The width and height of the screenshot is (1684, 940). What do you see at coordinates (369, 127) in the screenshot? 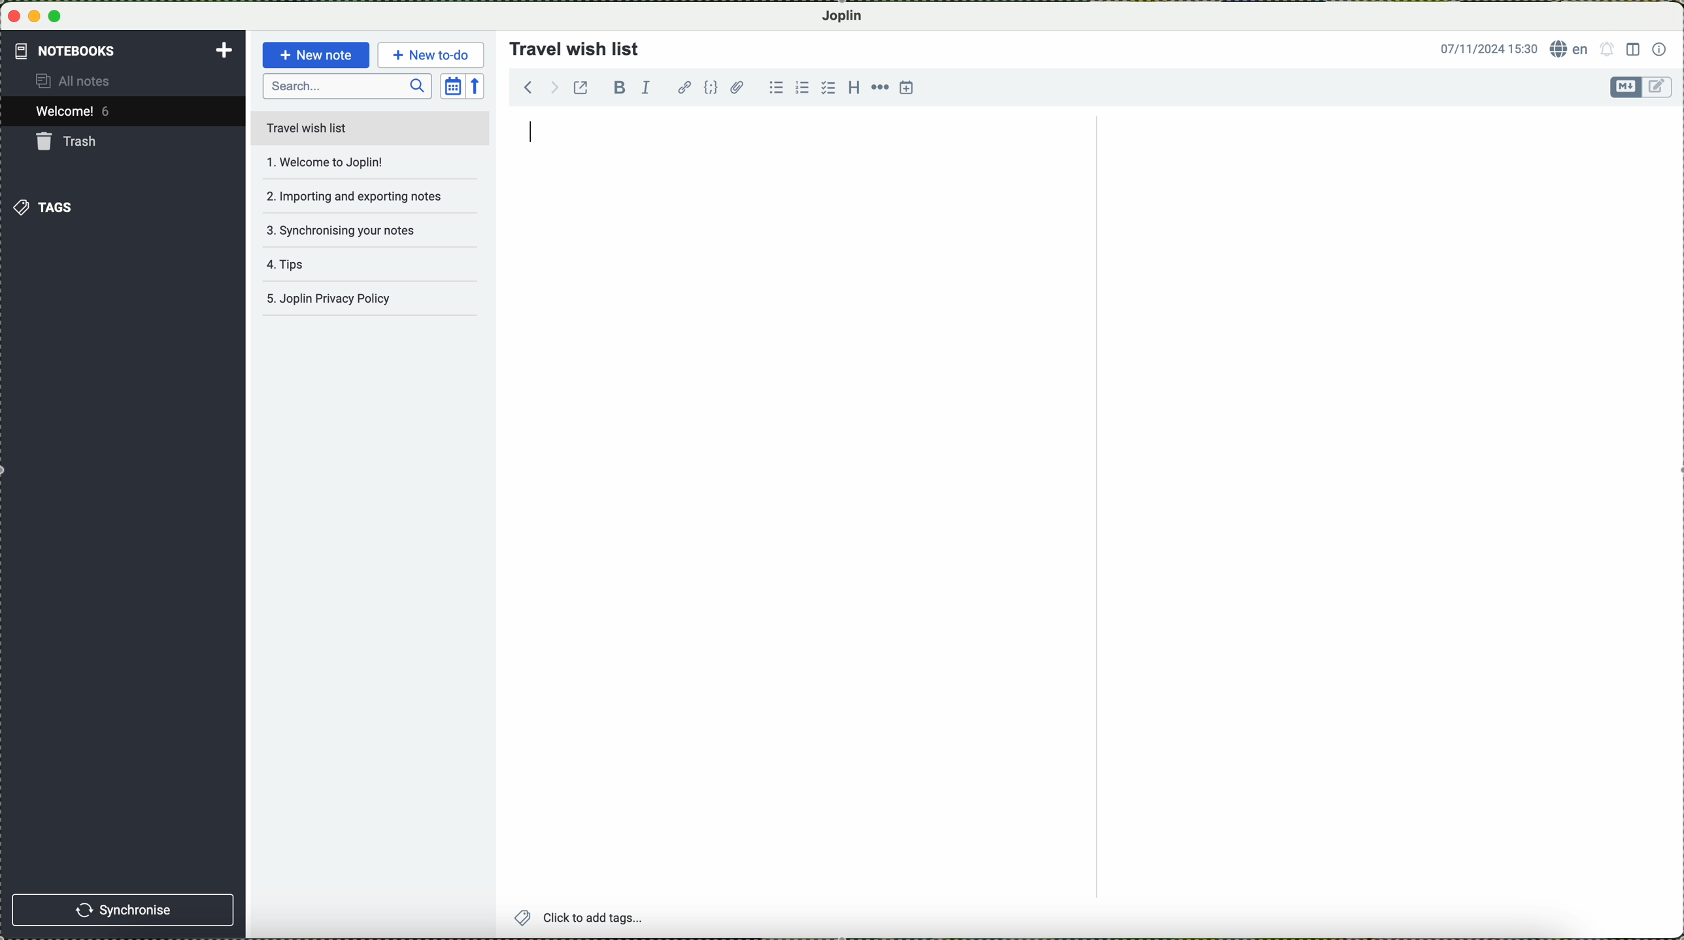
I see `travel wish list file` at bounding box center [369, 127].